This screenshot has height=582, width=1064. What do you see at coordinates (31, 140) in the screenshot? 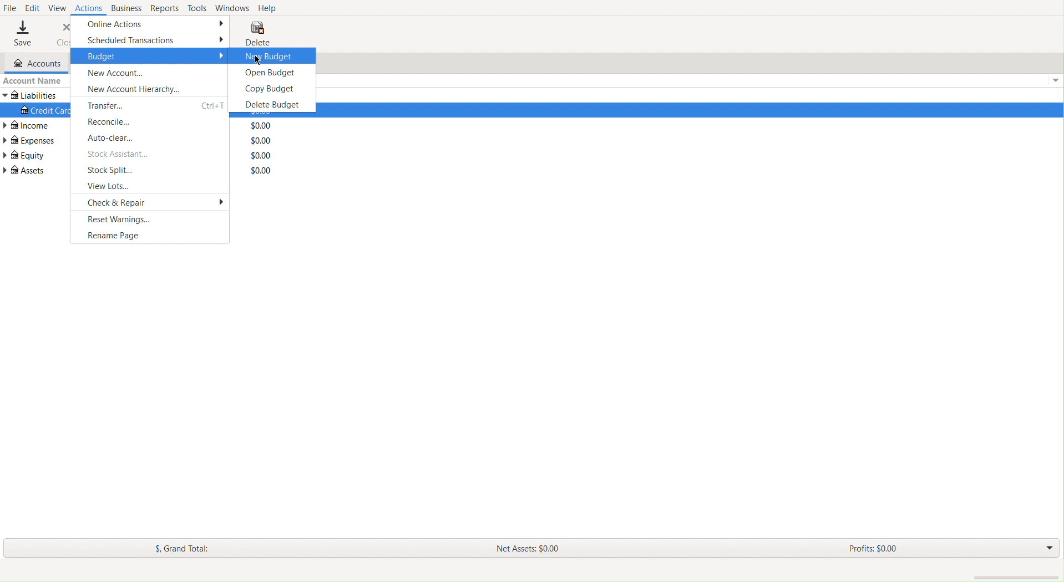
I see `Expenses` at bounding box center [31, 140].